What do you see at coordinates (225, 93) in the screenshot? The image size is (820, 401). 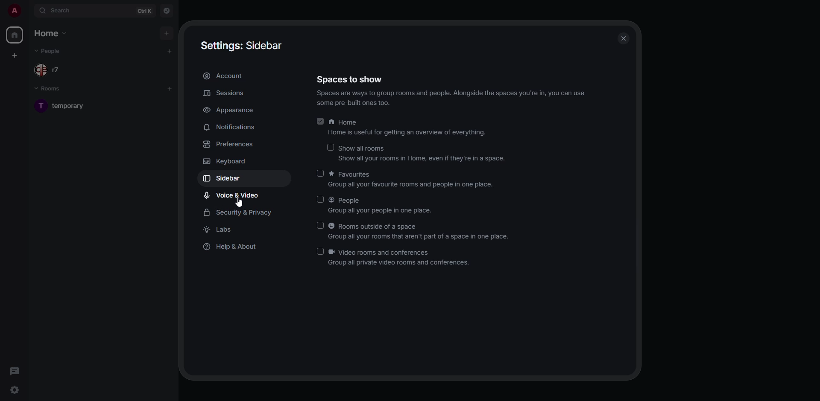 I see `sessions` at bounding box center [225, 93].